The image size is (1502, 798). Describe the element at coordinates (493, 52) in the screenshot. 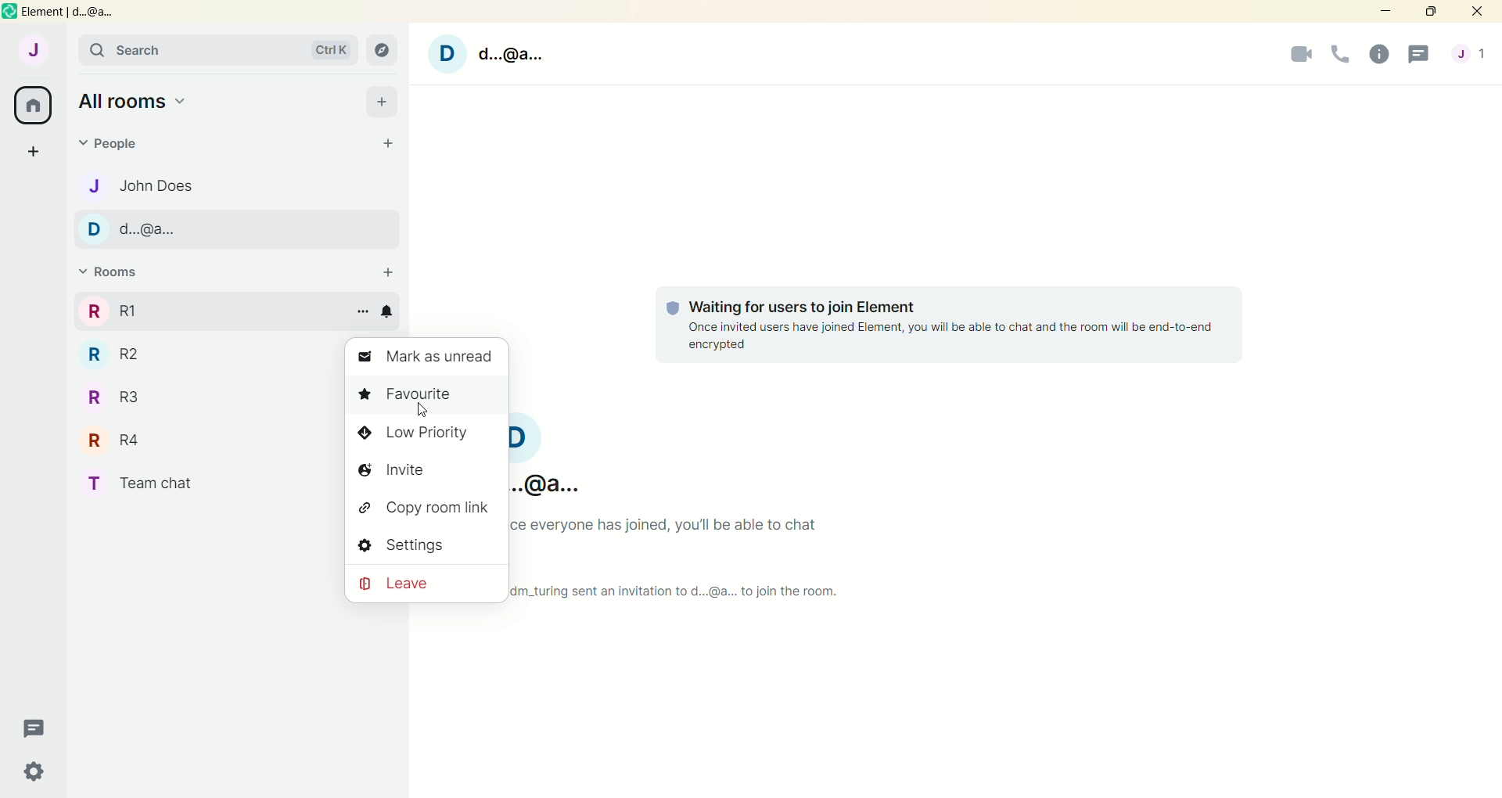

I see `D d.@a.. profile` at that location.